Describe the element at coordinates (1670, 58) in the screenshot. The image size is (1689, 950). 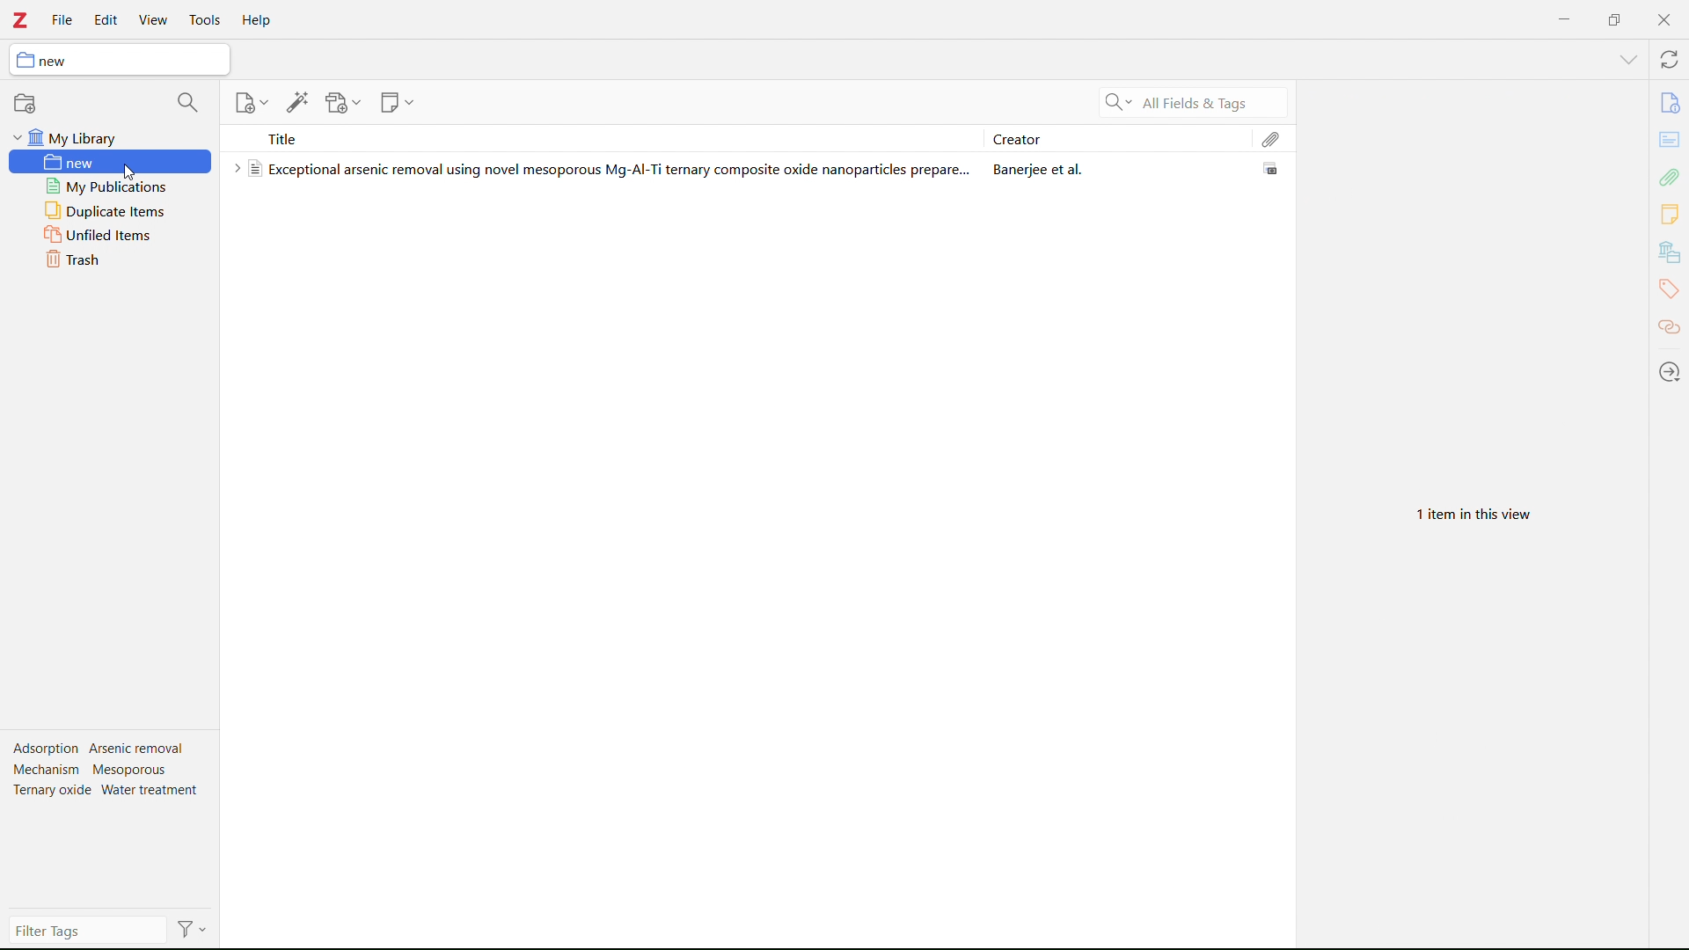
I see `sync with zotero.org` at that location.